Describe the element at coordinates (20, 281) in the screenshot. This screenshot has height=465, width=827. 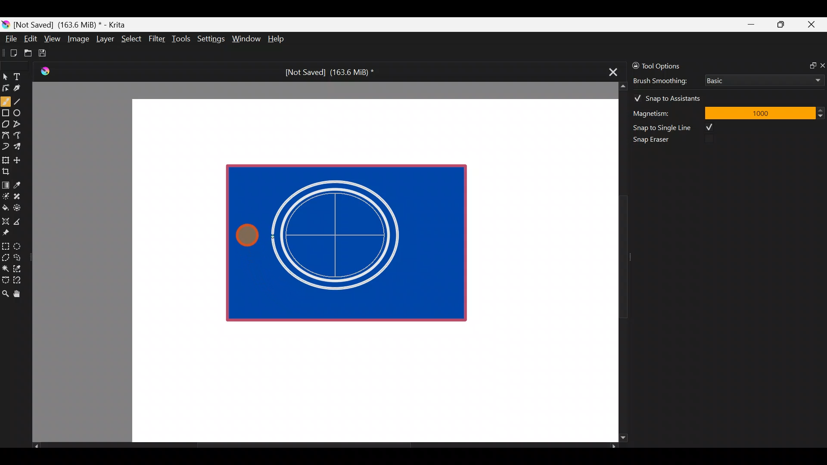
I see `Magnetic curve selection tool` at that location.